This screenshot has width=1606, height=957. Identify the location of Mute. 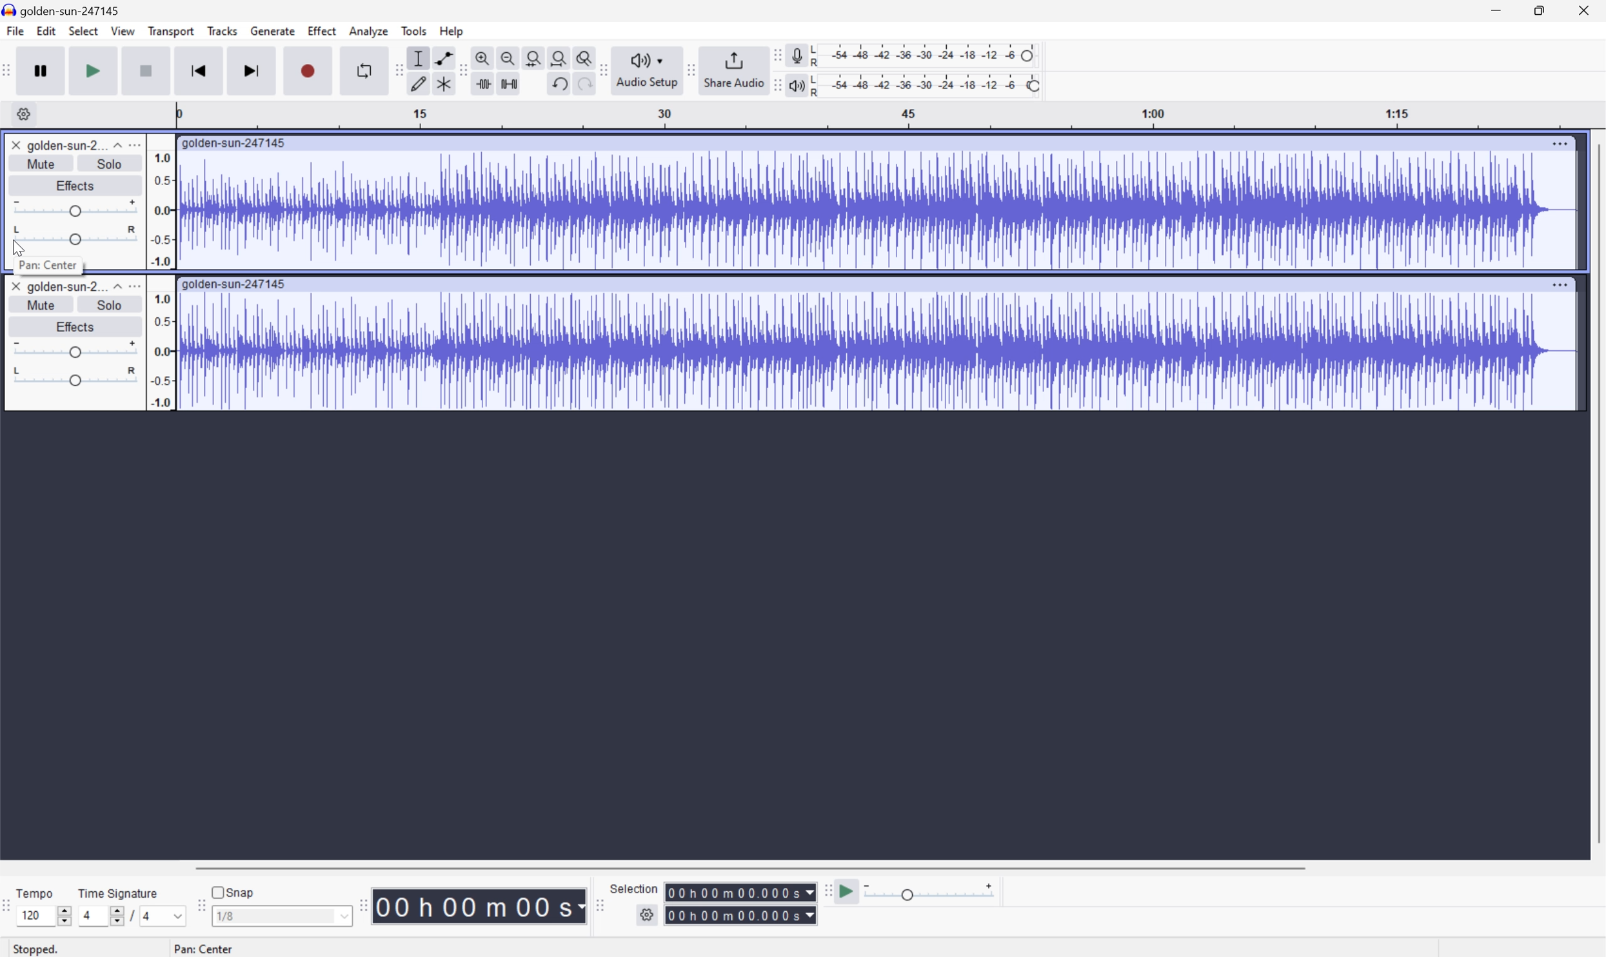
(40, 164).